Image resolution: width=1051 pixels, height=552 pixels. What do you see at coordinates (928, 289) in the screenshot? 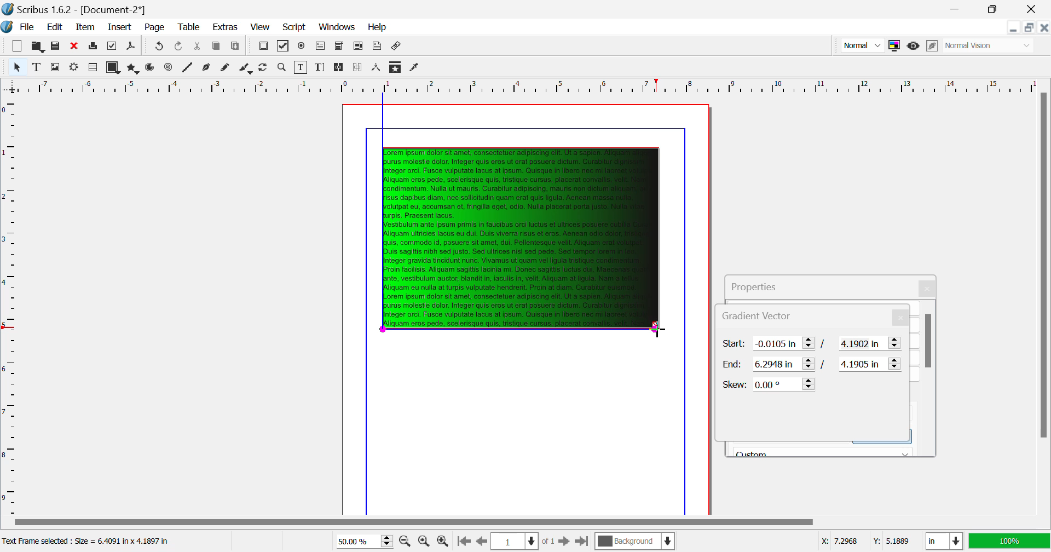
I see `Close` at bounding box center [928, 289].